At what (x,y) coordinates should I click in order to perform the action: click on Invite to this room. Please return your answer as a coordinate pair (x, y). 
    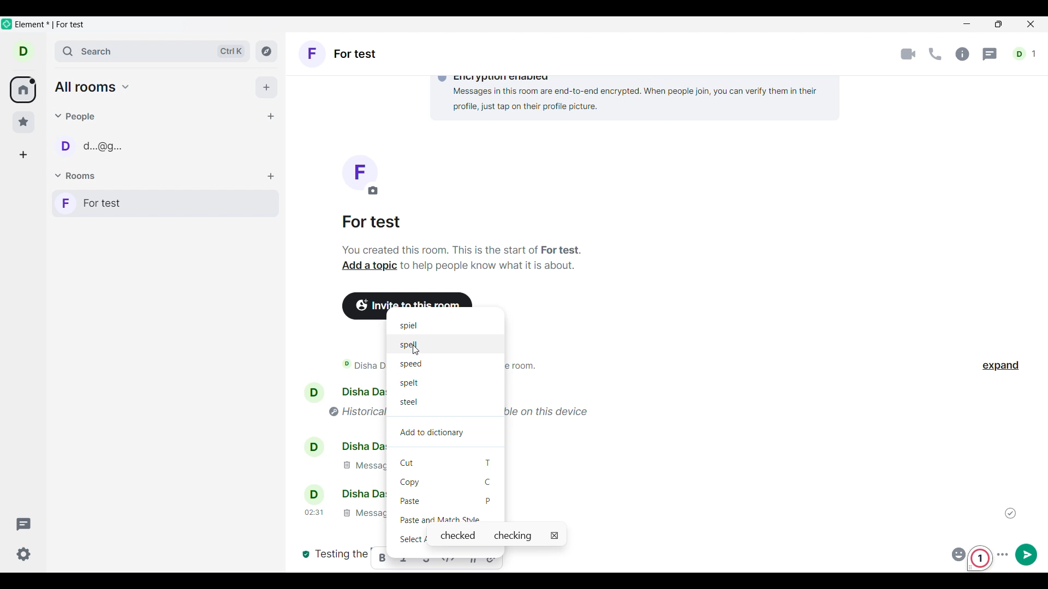
    Looking at the image, I should click on (412, 299).